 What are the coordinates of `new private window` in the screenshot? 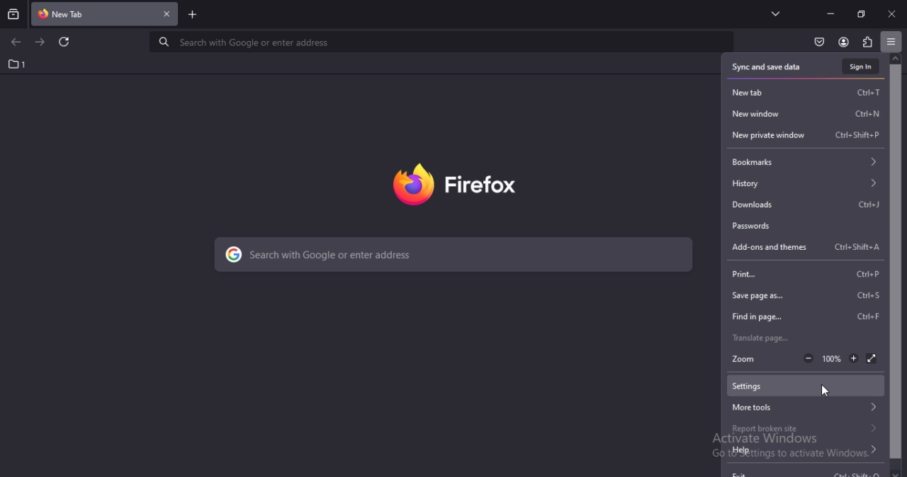 It's located at (806, 134).